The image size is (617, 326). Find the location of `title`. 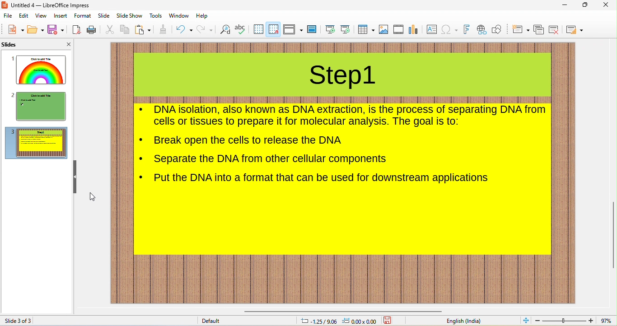

title is located at coordinates (343, 77).